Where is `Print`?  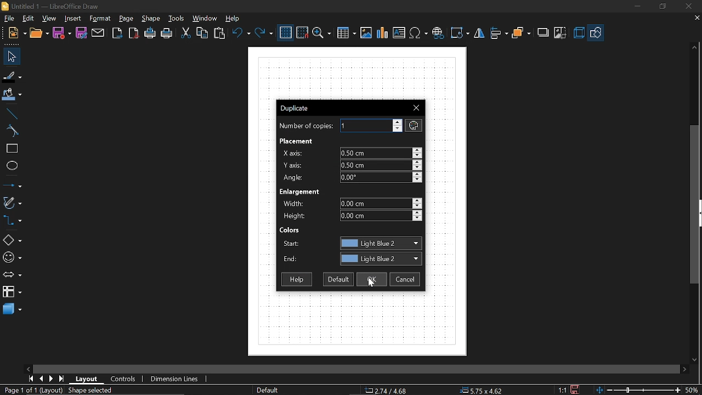 Print is located at coordinates (167, 34).